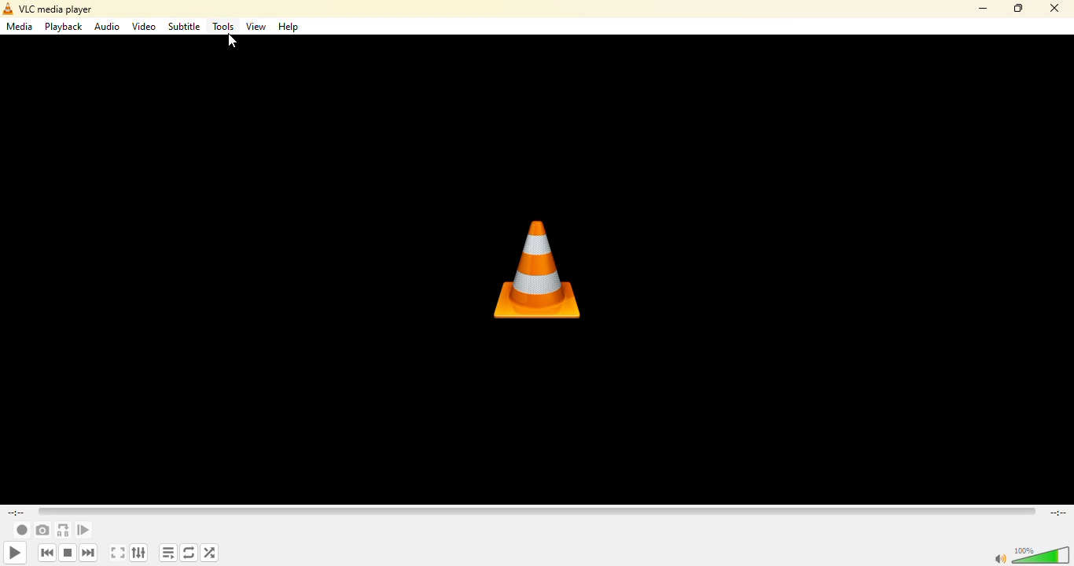  Describe the element at coordinates (42, 530) in the screenshot. I see `take a snapshot` at that location.